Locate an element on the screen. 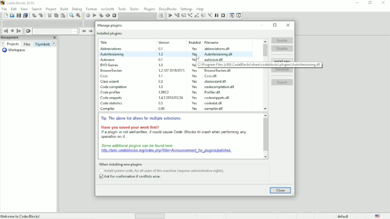 This screenshot has width=390, height=219. Default is located at coordinates (339, 216).